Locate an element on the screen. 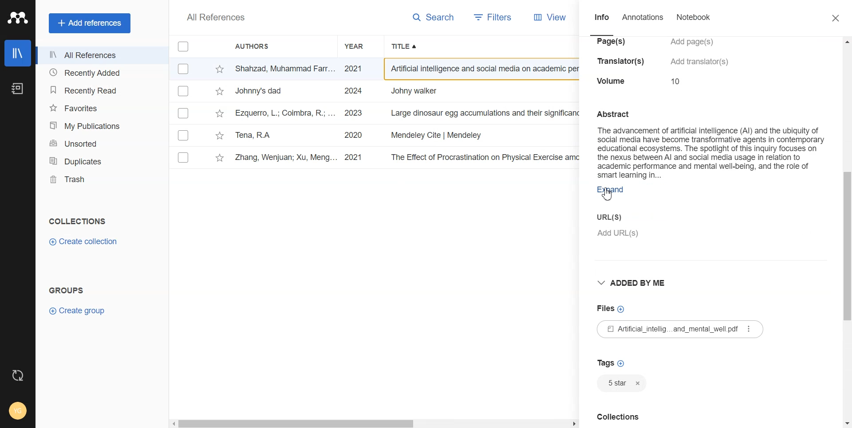 This screenshot has height=428, width=852. add is located at coordinates (703, 61).